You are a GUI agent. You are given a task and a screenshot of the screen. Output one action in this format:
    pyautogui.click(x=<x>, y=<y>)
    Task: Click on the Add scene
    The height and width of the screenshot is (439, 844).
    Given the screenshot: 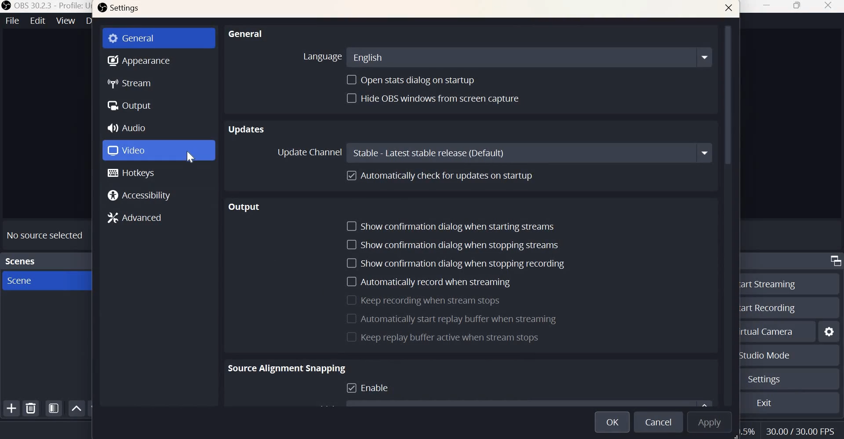 What is the action you would take?
    pyautogui.click(x=12, y=409)
    